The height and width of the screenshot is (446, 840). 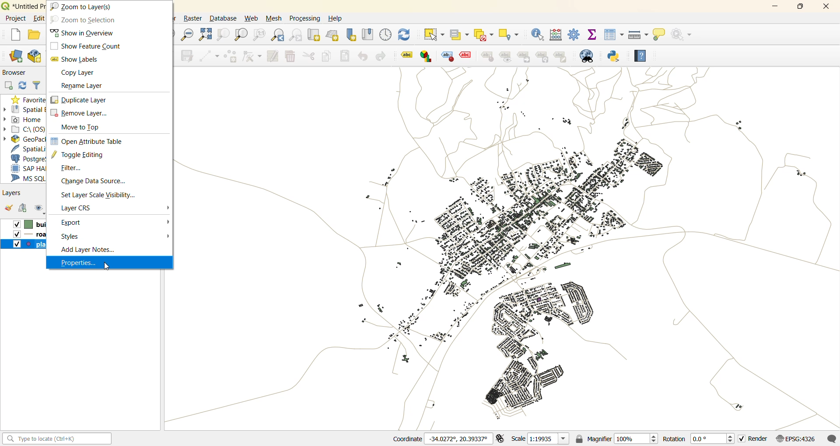 What do you see at coordinates (557, 35) in the screenshot?
I see `calculator` at bounding box center [557, 35].